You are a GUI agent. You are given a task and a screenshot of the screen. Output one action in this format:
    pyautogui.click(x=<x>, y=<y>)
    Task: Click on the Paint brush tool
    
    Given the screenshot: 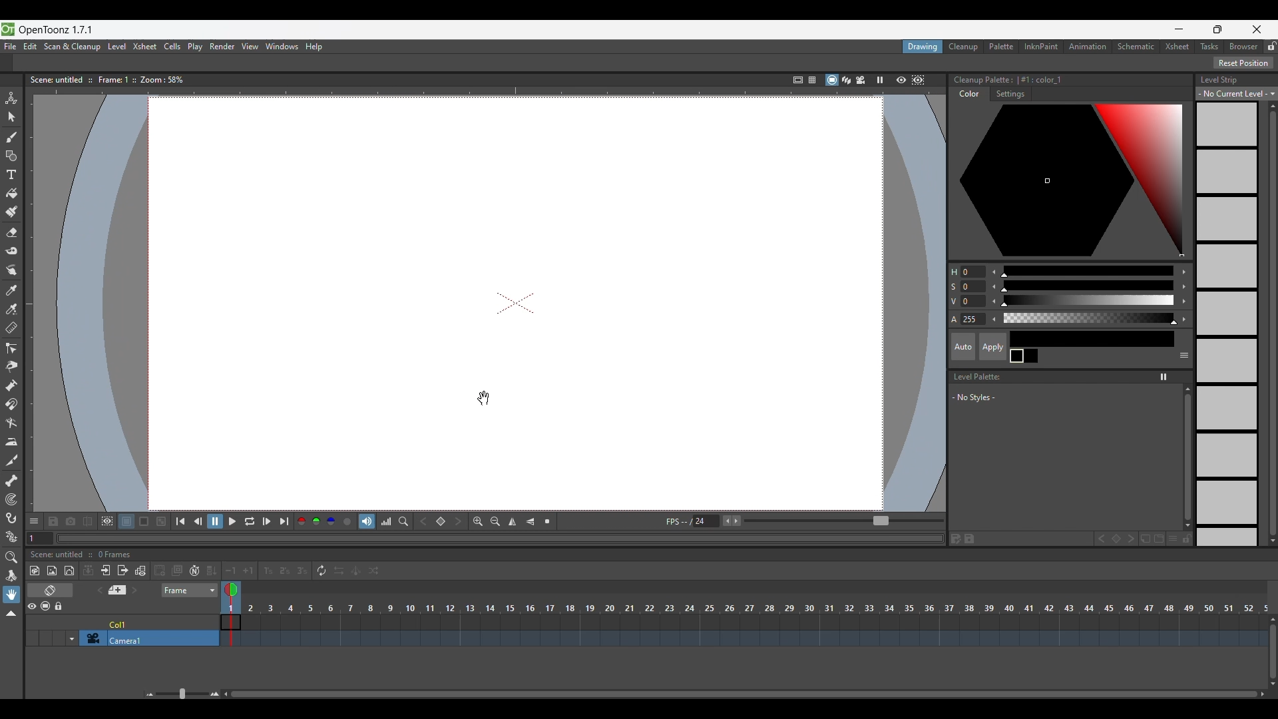 What is the action you would take?
    pyautogui.click(x=11, y=212)
    